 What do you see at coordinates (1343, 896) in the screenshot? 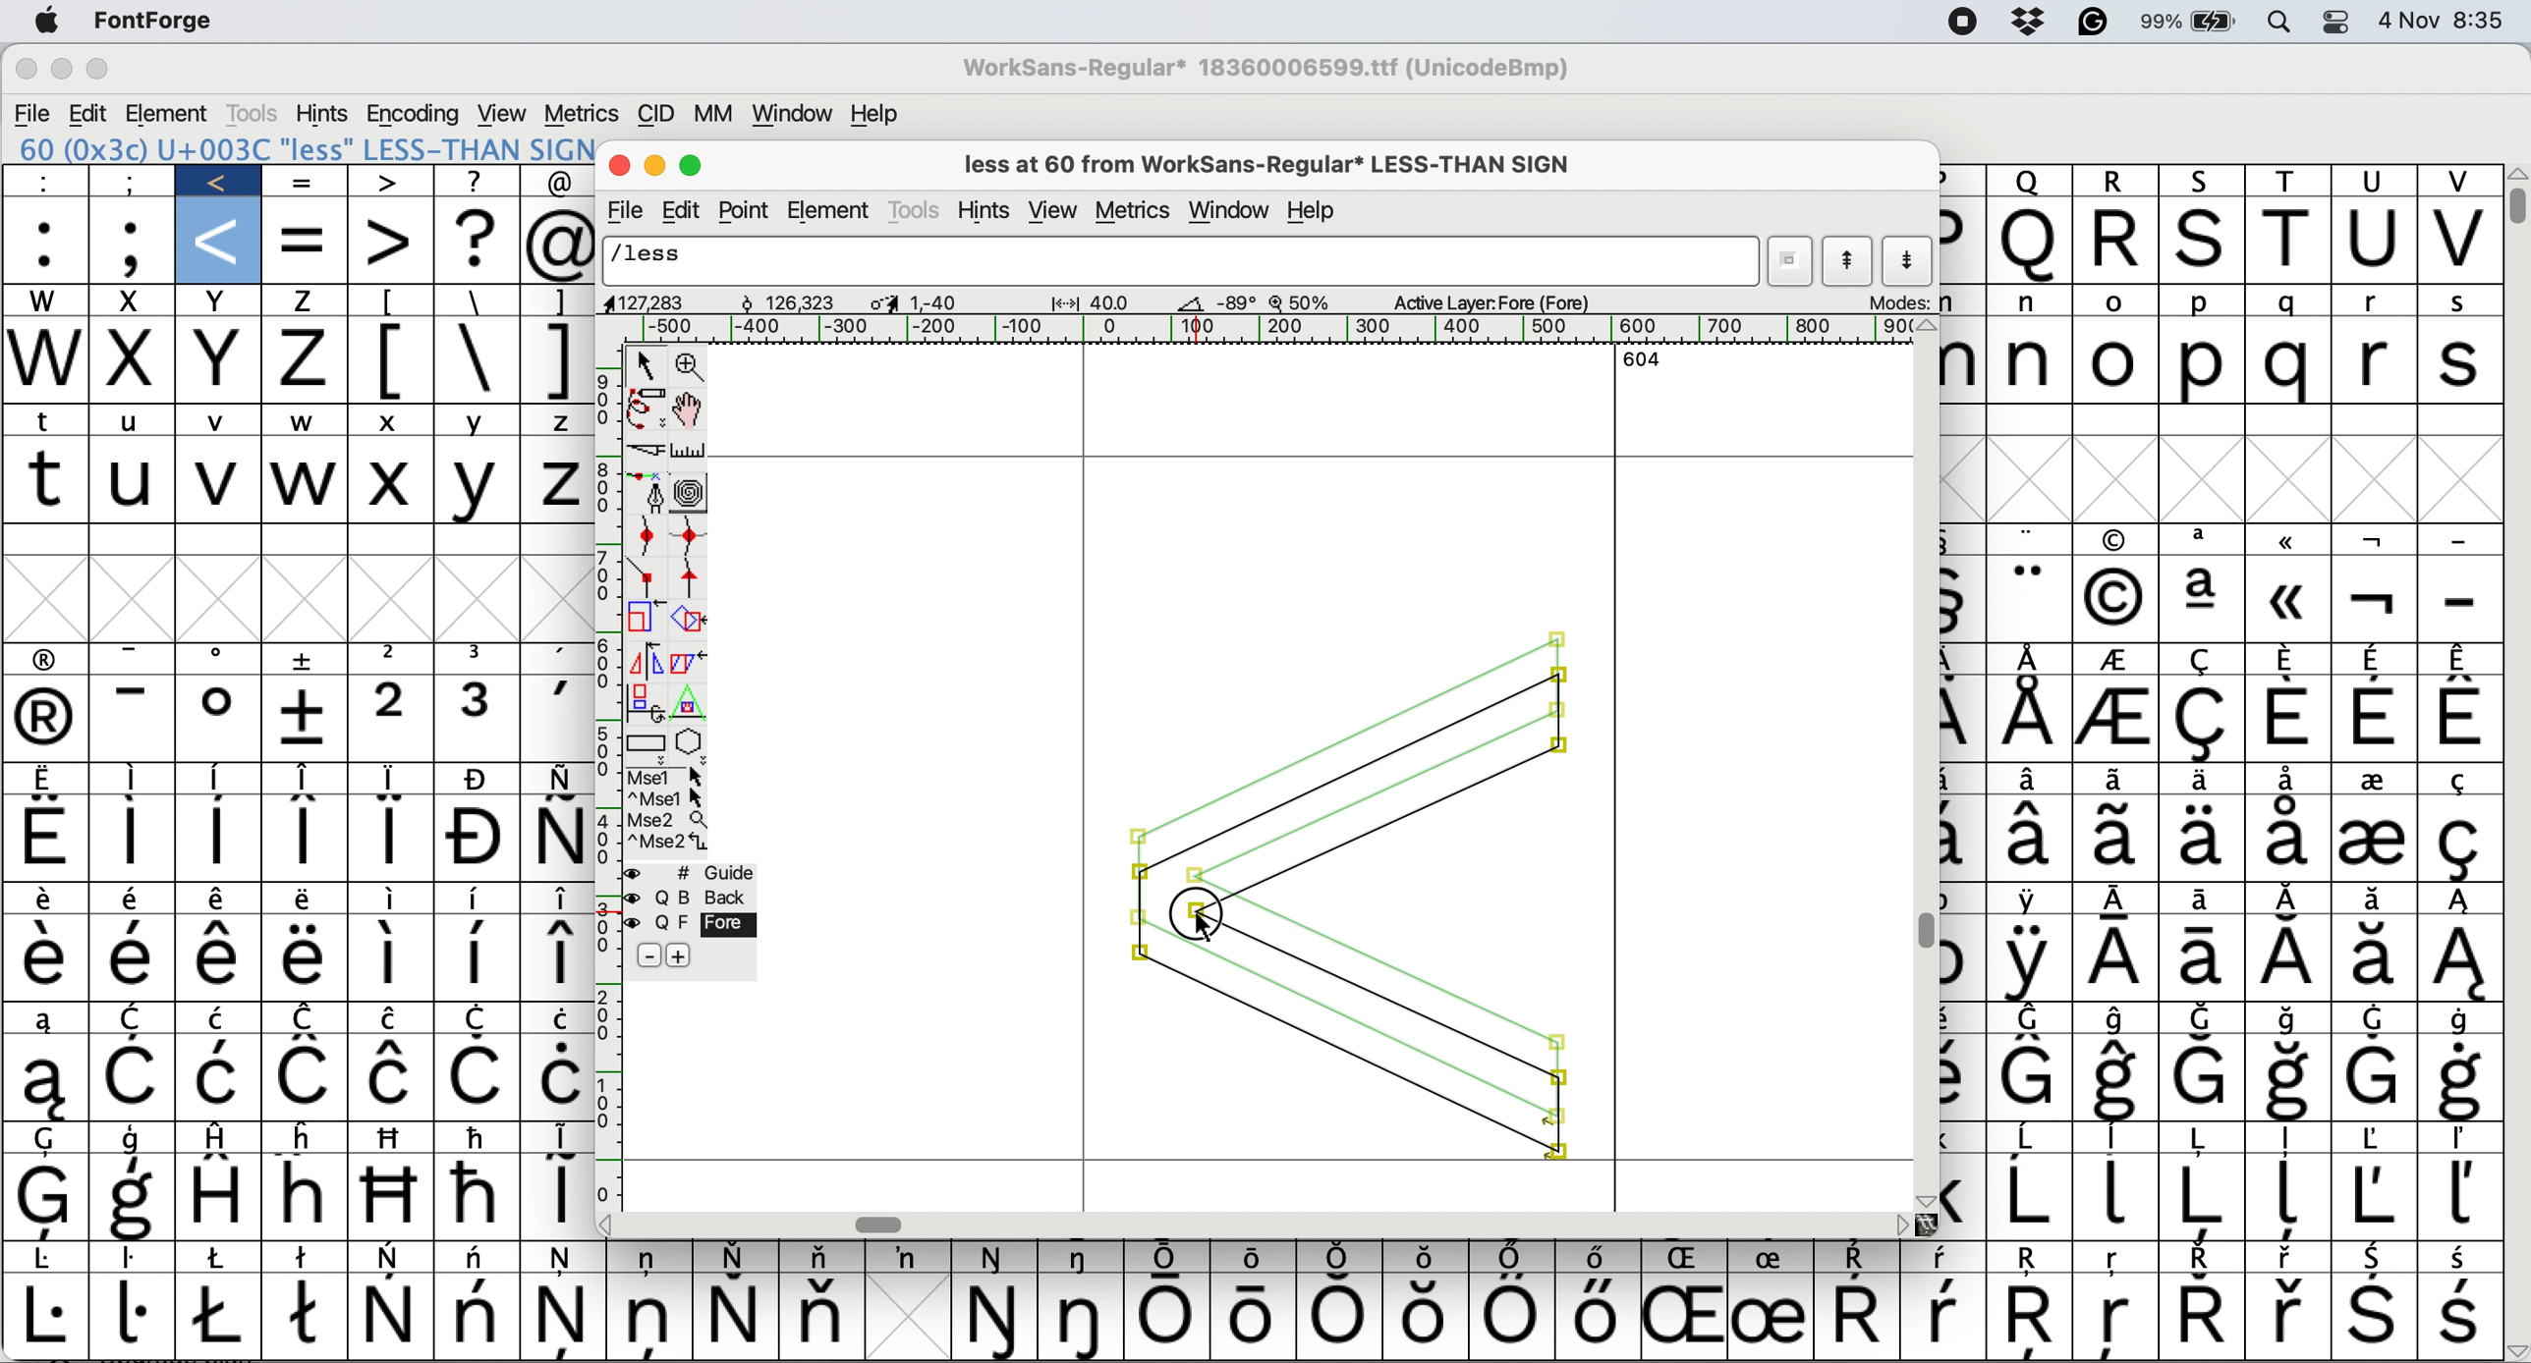
I see `drag glyph to baseline` at bounding box center [1343, 896].